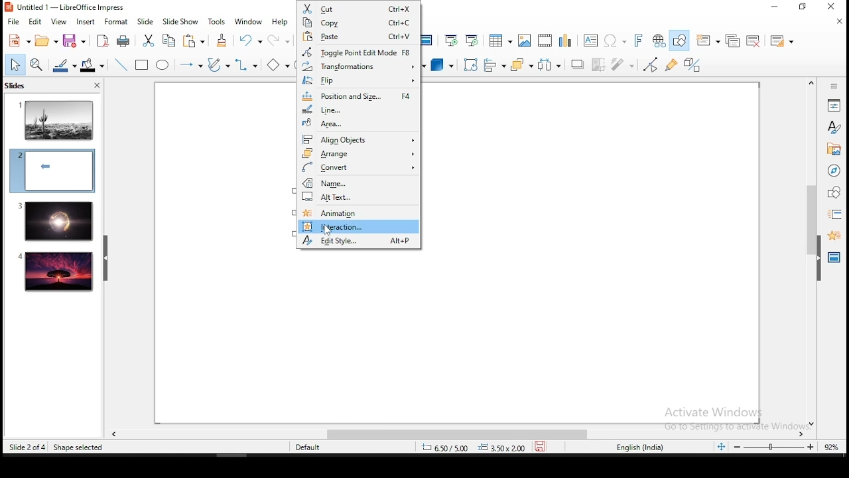 The height and width of the screenshot is (478, 849). I want to click on select, so click(15, 64).